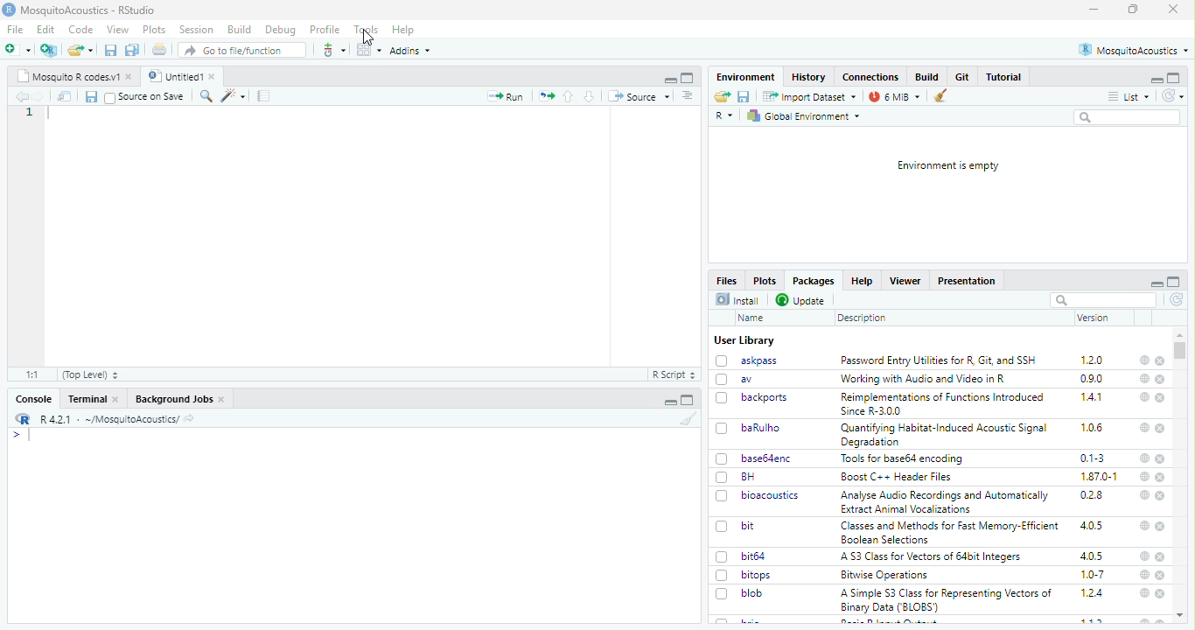 Image resolution: width=1195 pixels, height=630 pixels. Describe the element at coordinates (863, 319) in the screenshot. I see `Description` at that location.